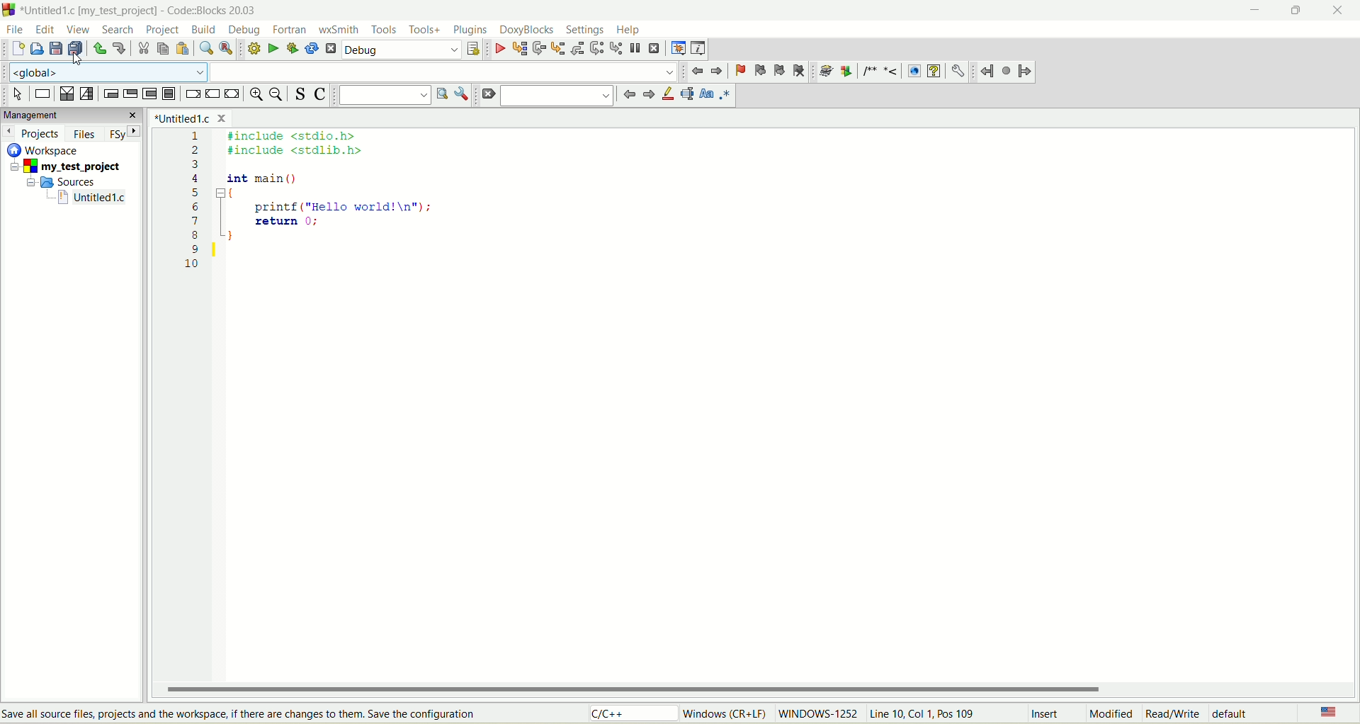  I want to click on windows (CR+LF), so click(722, 713).